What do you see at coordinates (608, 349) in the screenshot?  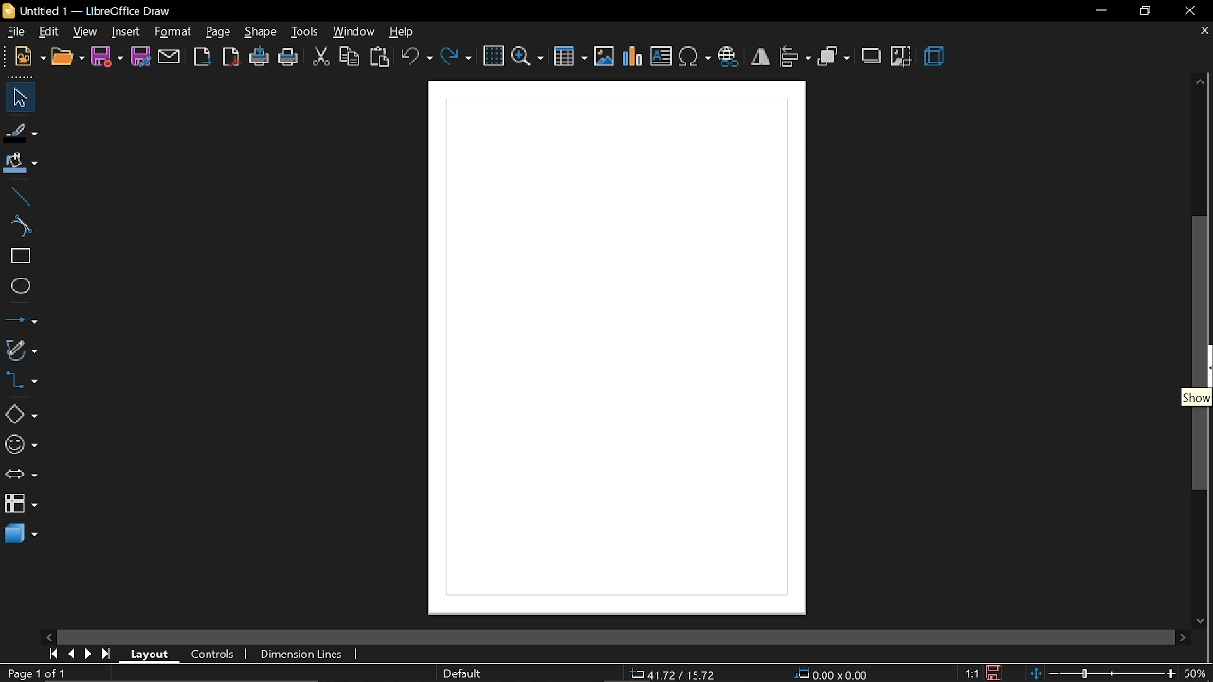 I see `Canvas` at bounding box center [608, 349].